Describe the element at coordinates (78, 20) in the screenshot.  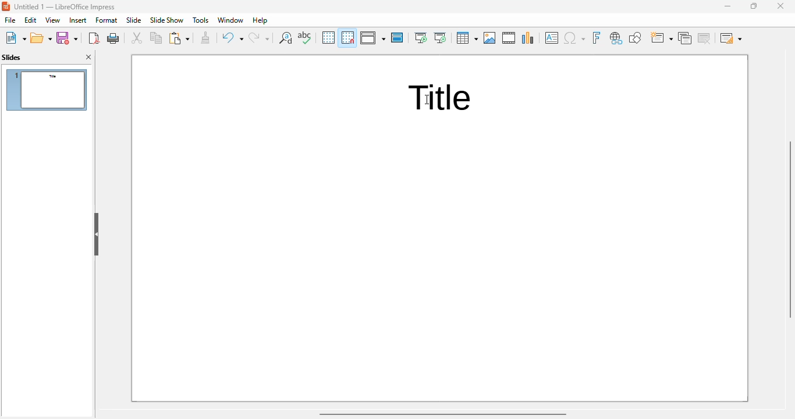
I see `insert` at that location.